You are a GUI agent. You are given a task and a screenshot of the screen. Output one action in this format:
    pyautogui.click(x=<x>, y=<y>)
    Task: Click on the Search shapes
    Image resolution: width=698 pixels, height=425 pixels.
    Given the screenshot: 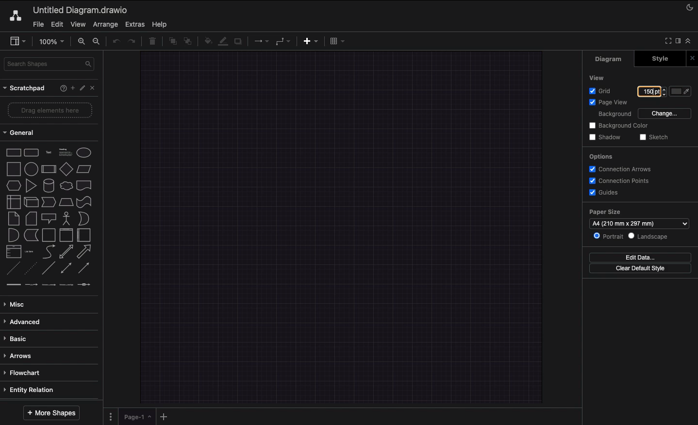 What is the action you would take?
    pyautogui.click(x=49, y=65)
    